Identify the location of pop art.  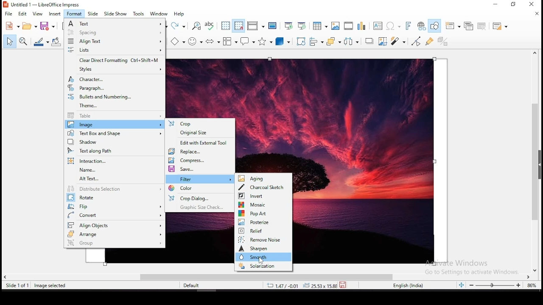
(264, 213).